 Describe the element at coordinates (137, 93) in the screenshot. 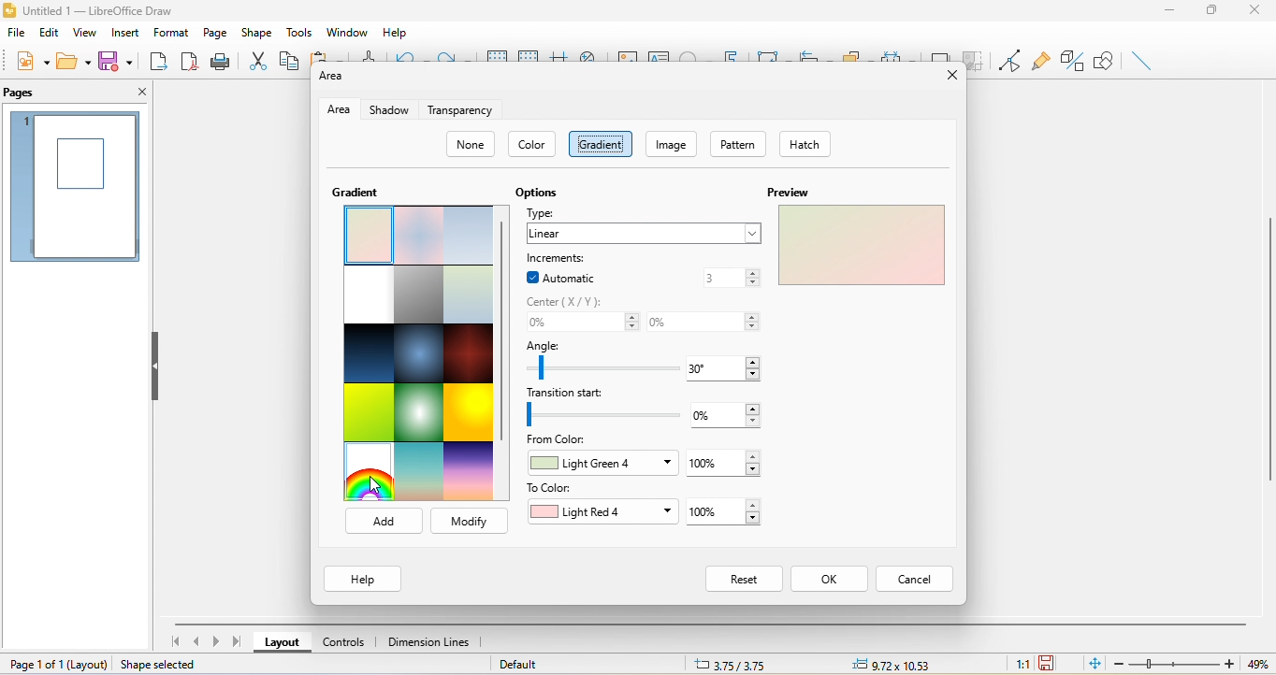

I see `close` at that location.